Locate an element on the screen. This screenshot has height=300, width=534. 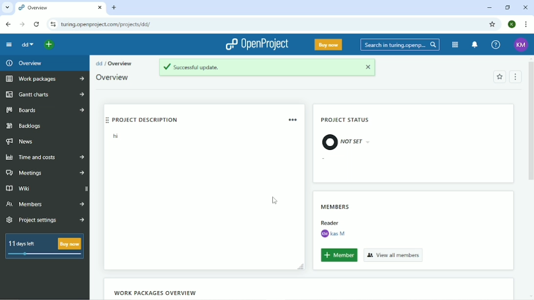
Wiki is located at coordinates (45, 188).